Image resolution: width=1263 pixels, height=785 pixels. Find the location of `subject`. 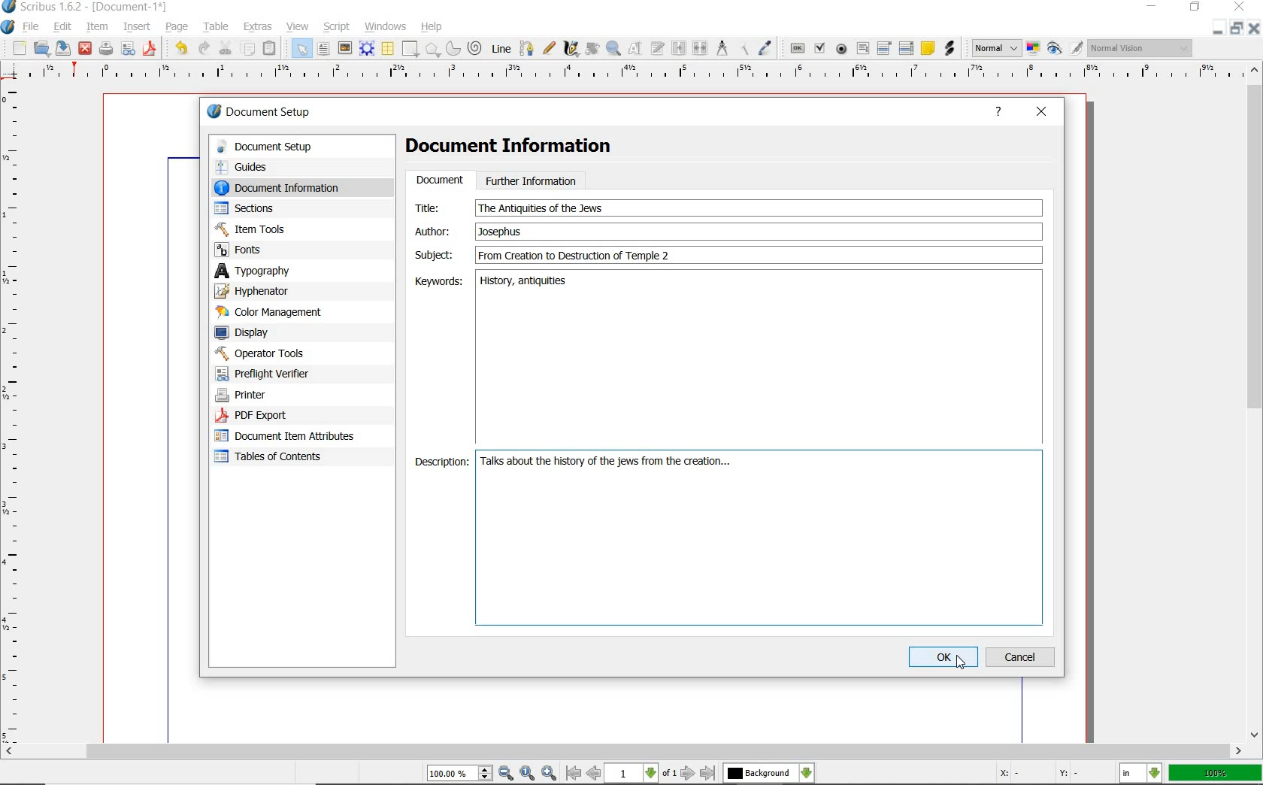

subject is located at coordinates (756, 255).